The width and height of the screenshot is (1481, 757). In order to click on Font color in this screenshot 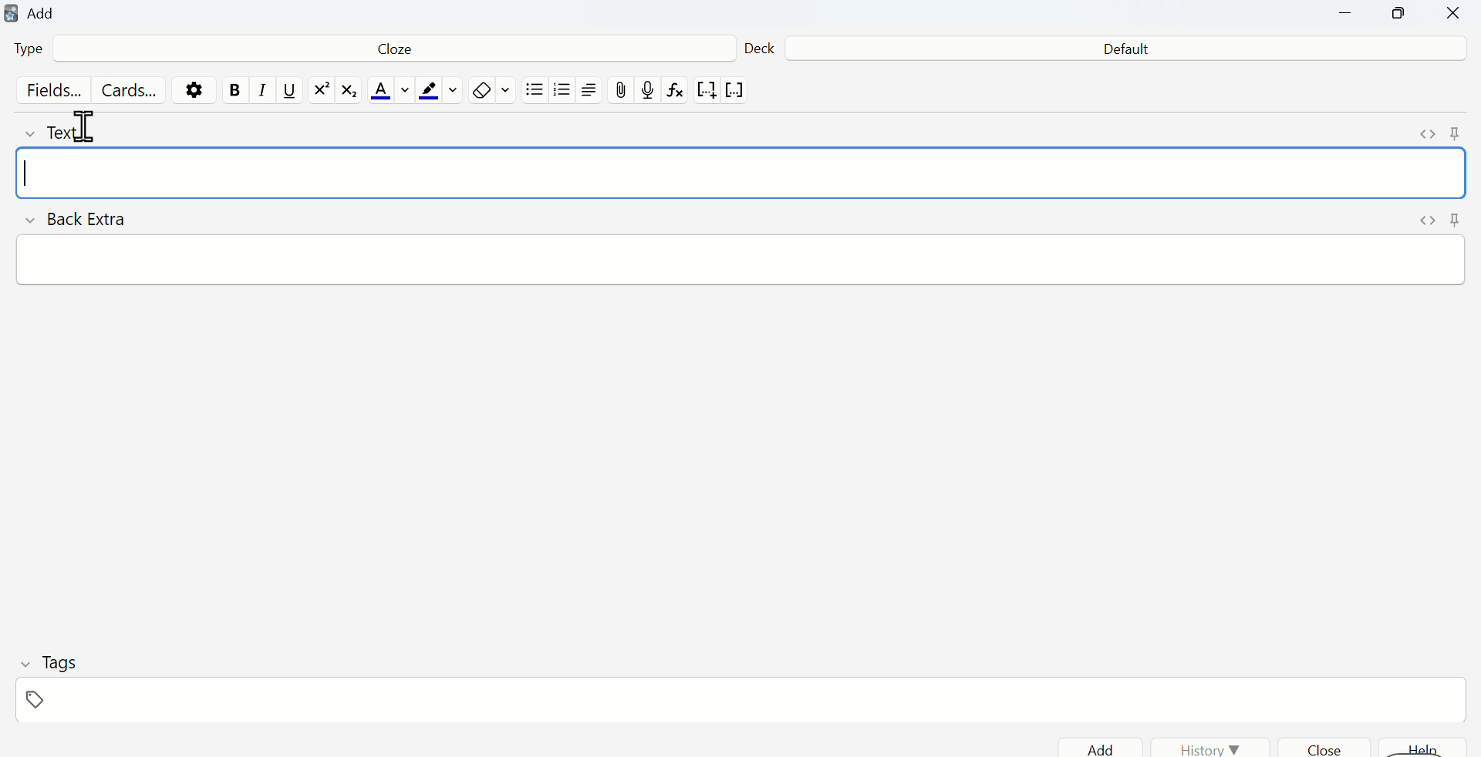, I will do `click(387, 92)`.